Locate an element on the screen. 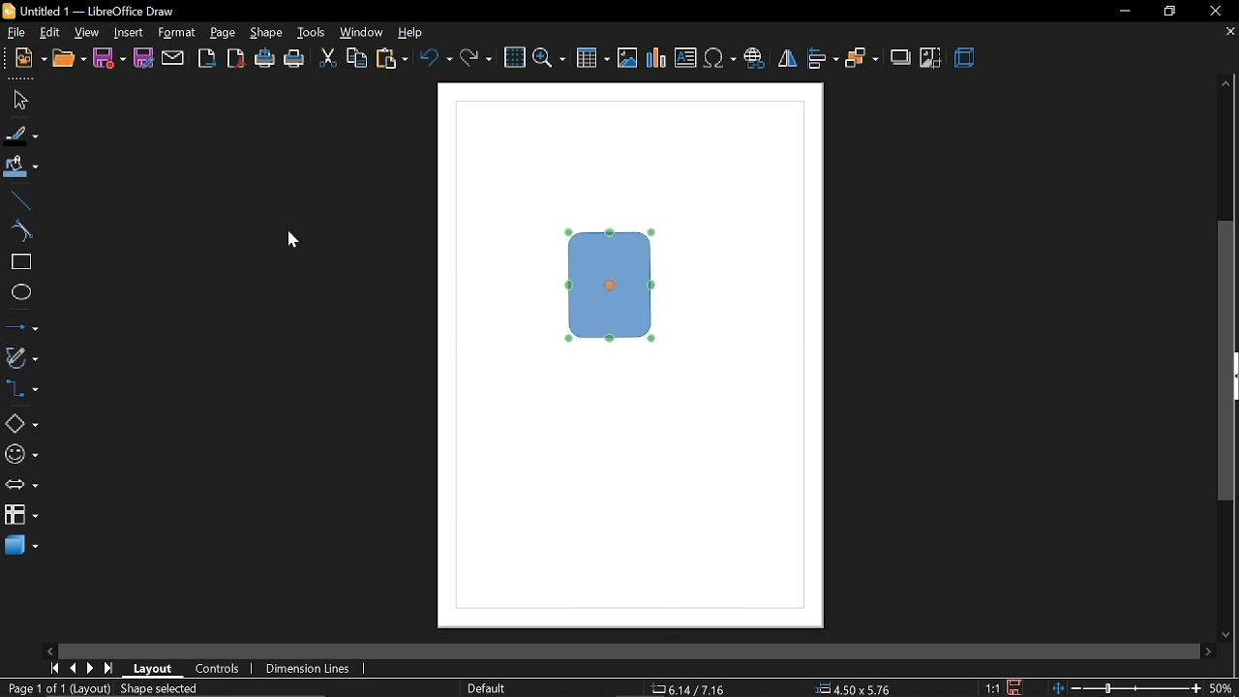 This screenshot has height=697, width=1239. minimize is located at coordinates (1124, 11).